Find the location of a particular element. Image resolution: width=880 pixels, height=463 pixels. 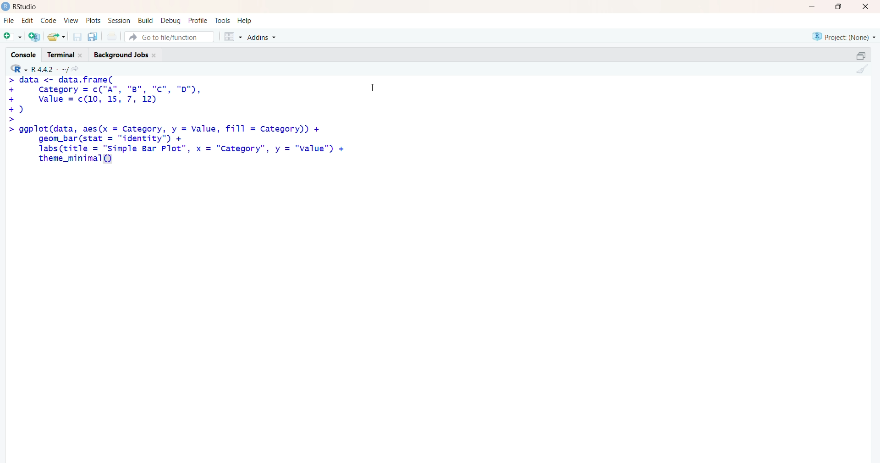

profile is located at coordinates (197, 21).